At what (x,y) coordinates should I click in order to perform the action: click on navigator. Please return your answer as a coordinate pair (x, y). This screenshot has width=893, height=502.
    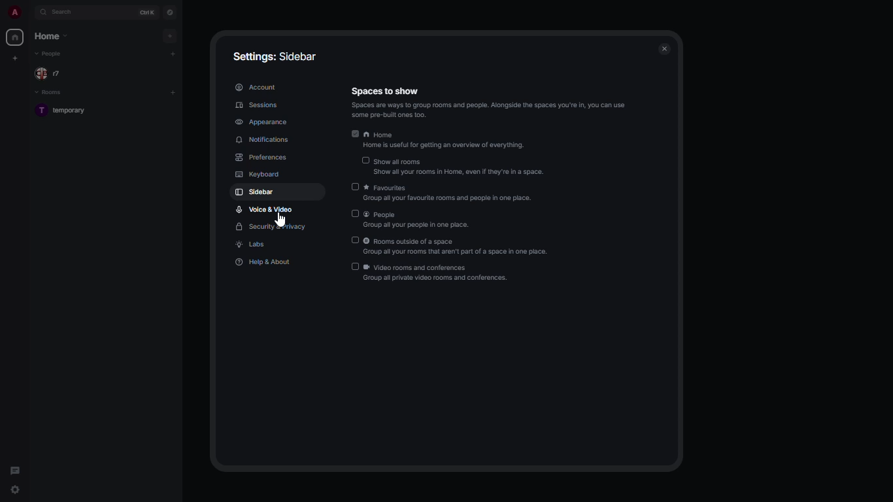
    Looking at the image, I should click on (171, 12).